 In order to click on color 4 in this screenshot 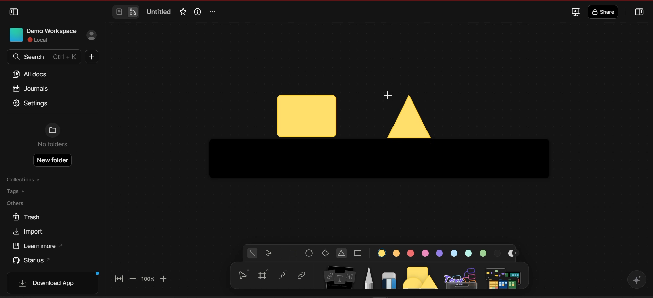, I will do `click(425, 253)`.